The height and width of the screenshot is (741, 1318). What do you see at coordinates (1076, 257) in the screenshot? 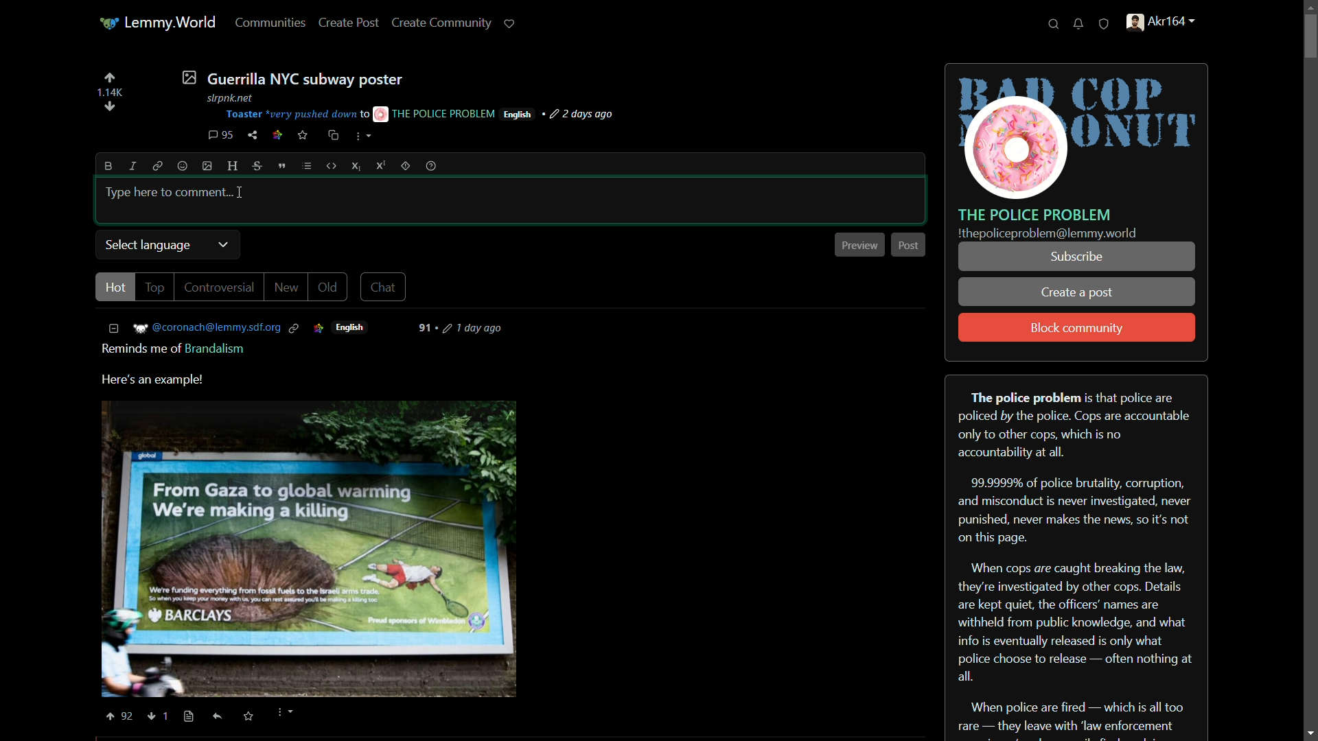
I see `subscribe` at bounding box center [1076, 257].